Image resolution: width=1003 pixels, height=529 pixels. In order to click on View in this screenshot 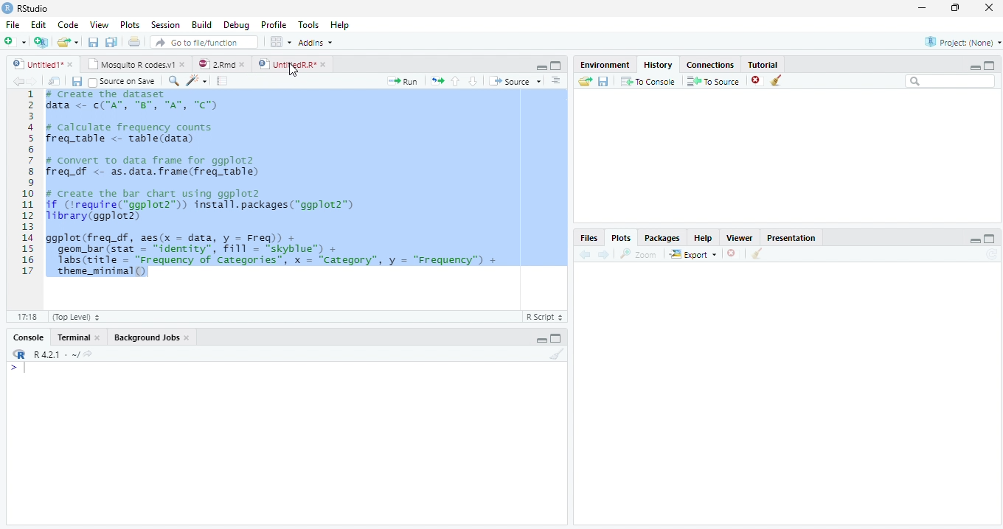, I will do `click(98, 25)`.